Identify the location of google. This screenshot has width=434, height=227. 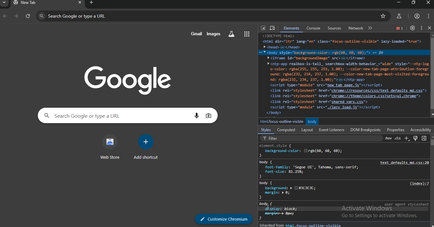
(127, 77).